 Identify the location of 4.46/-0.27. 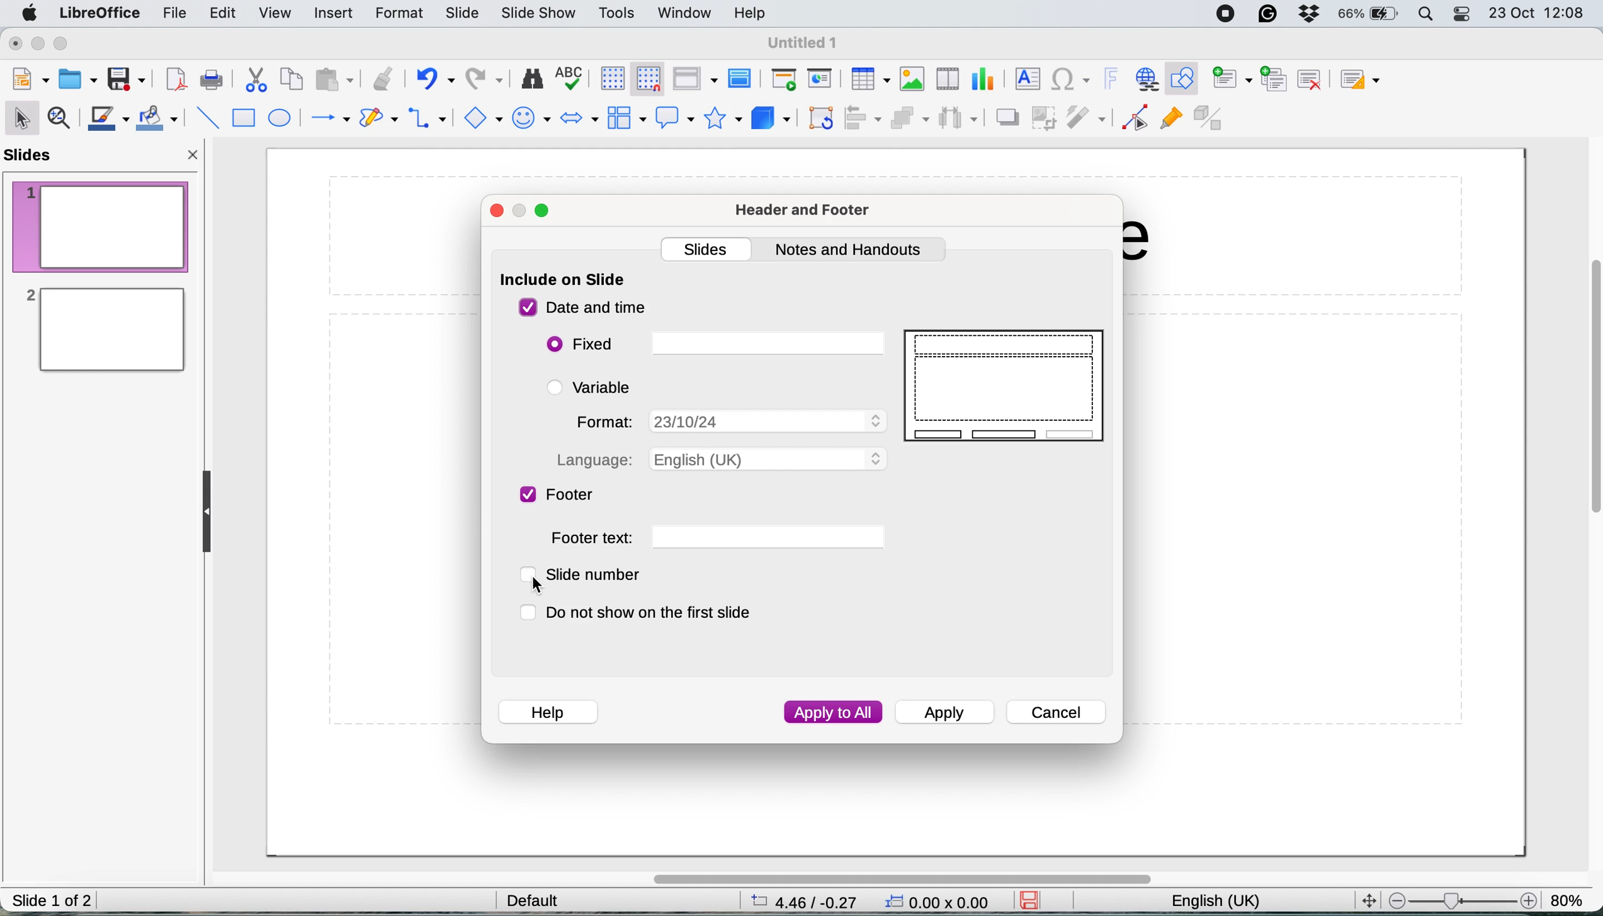
(812, 901).